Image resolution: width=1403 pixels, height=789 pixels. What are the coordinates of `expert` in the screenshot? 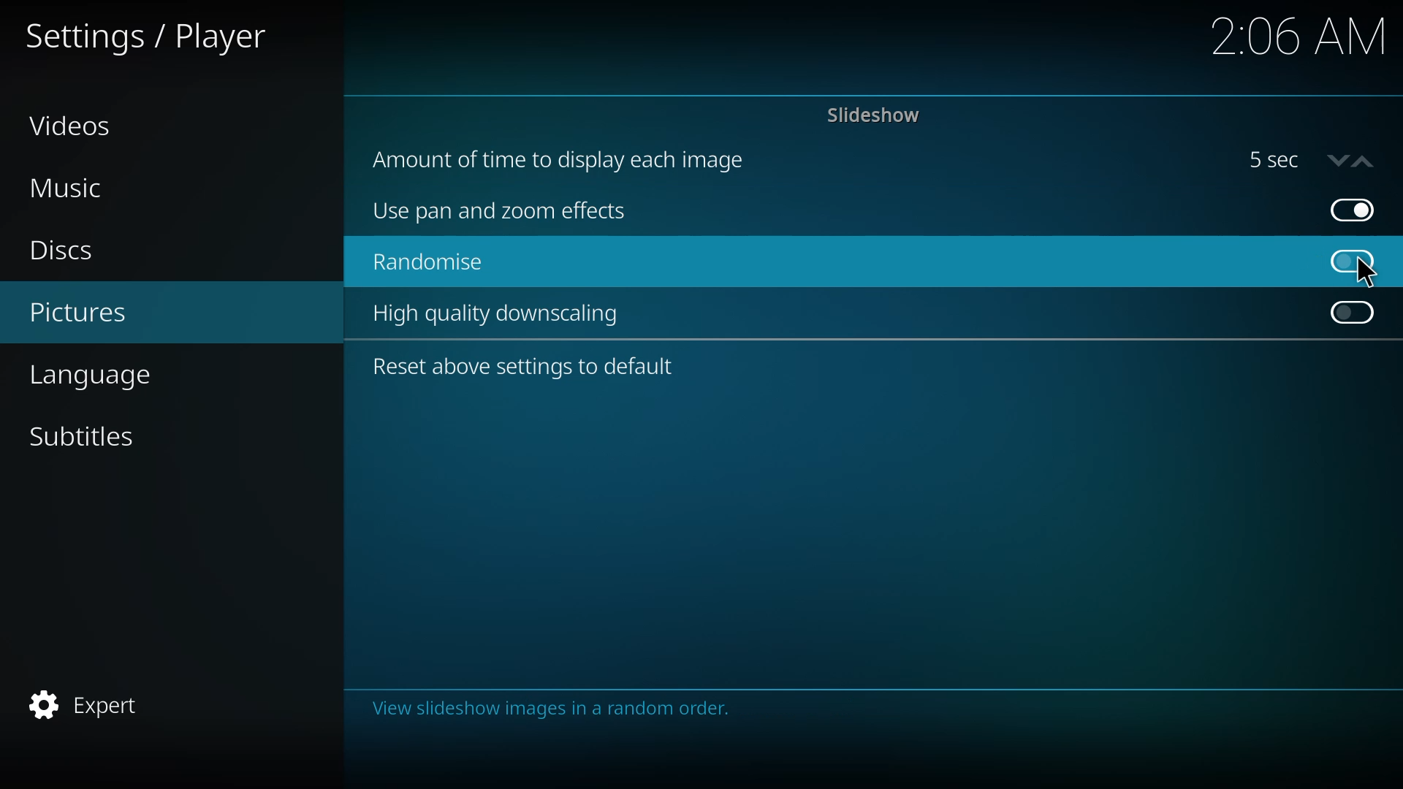 It's located at (88, 703).